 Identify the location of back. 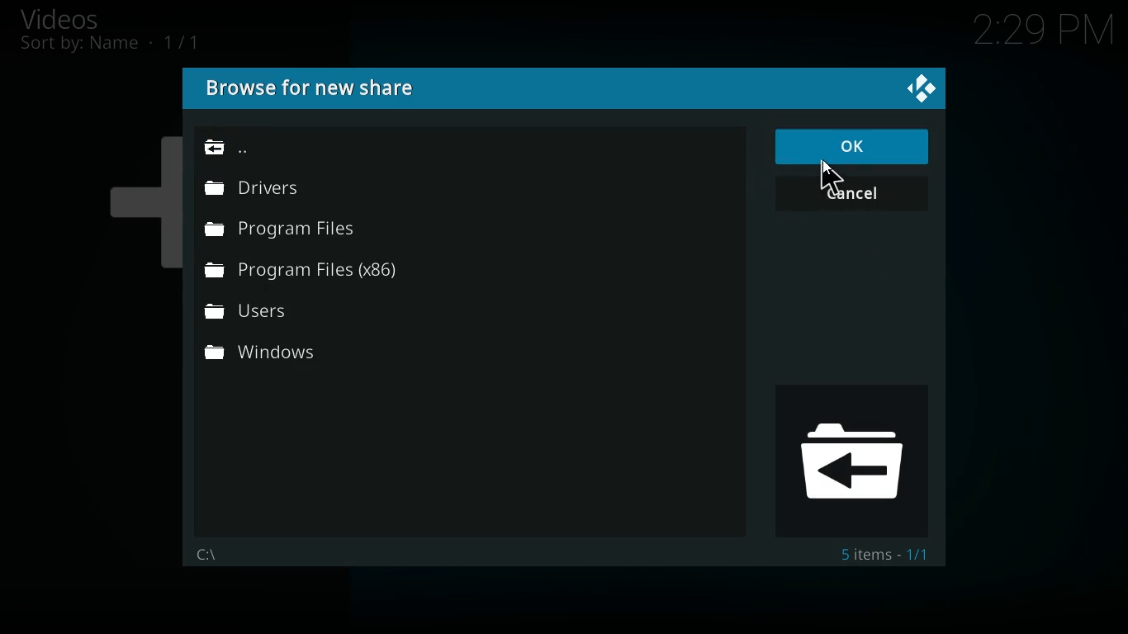
(231, 144).